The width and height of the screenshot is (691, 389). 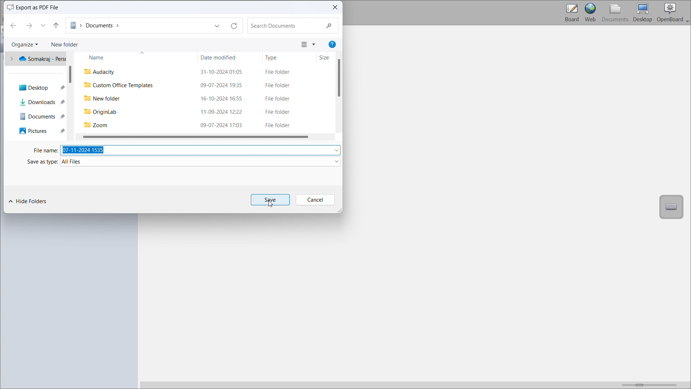 What do you see at coordinates (196, 135) in the screenshot?
I see `horizontal scrollbar` at bounding box center [196, 135].